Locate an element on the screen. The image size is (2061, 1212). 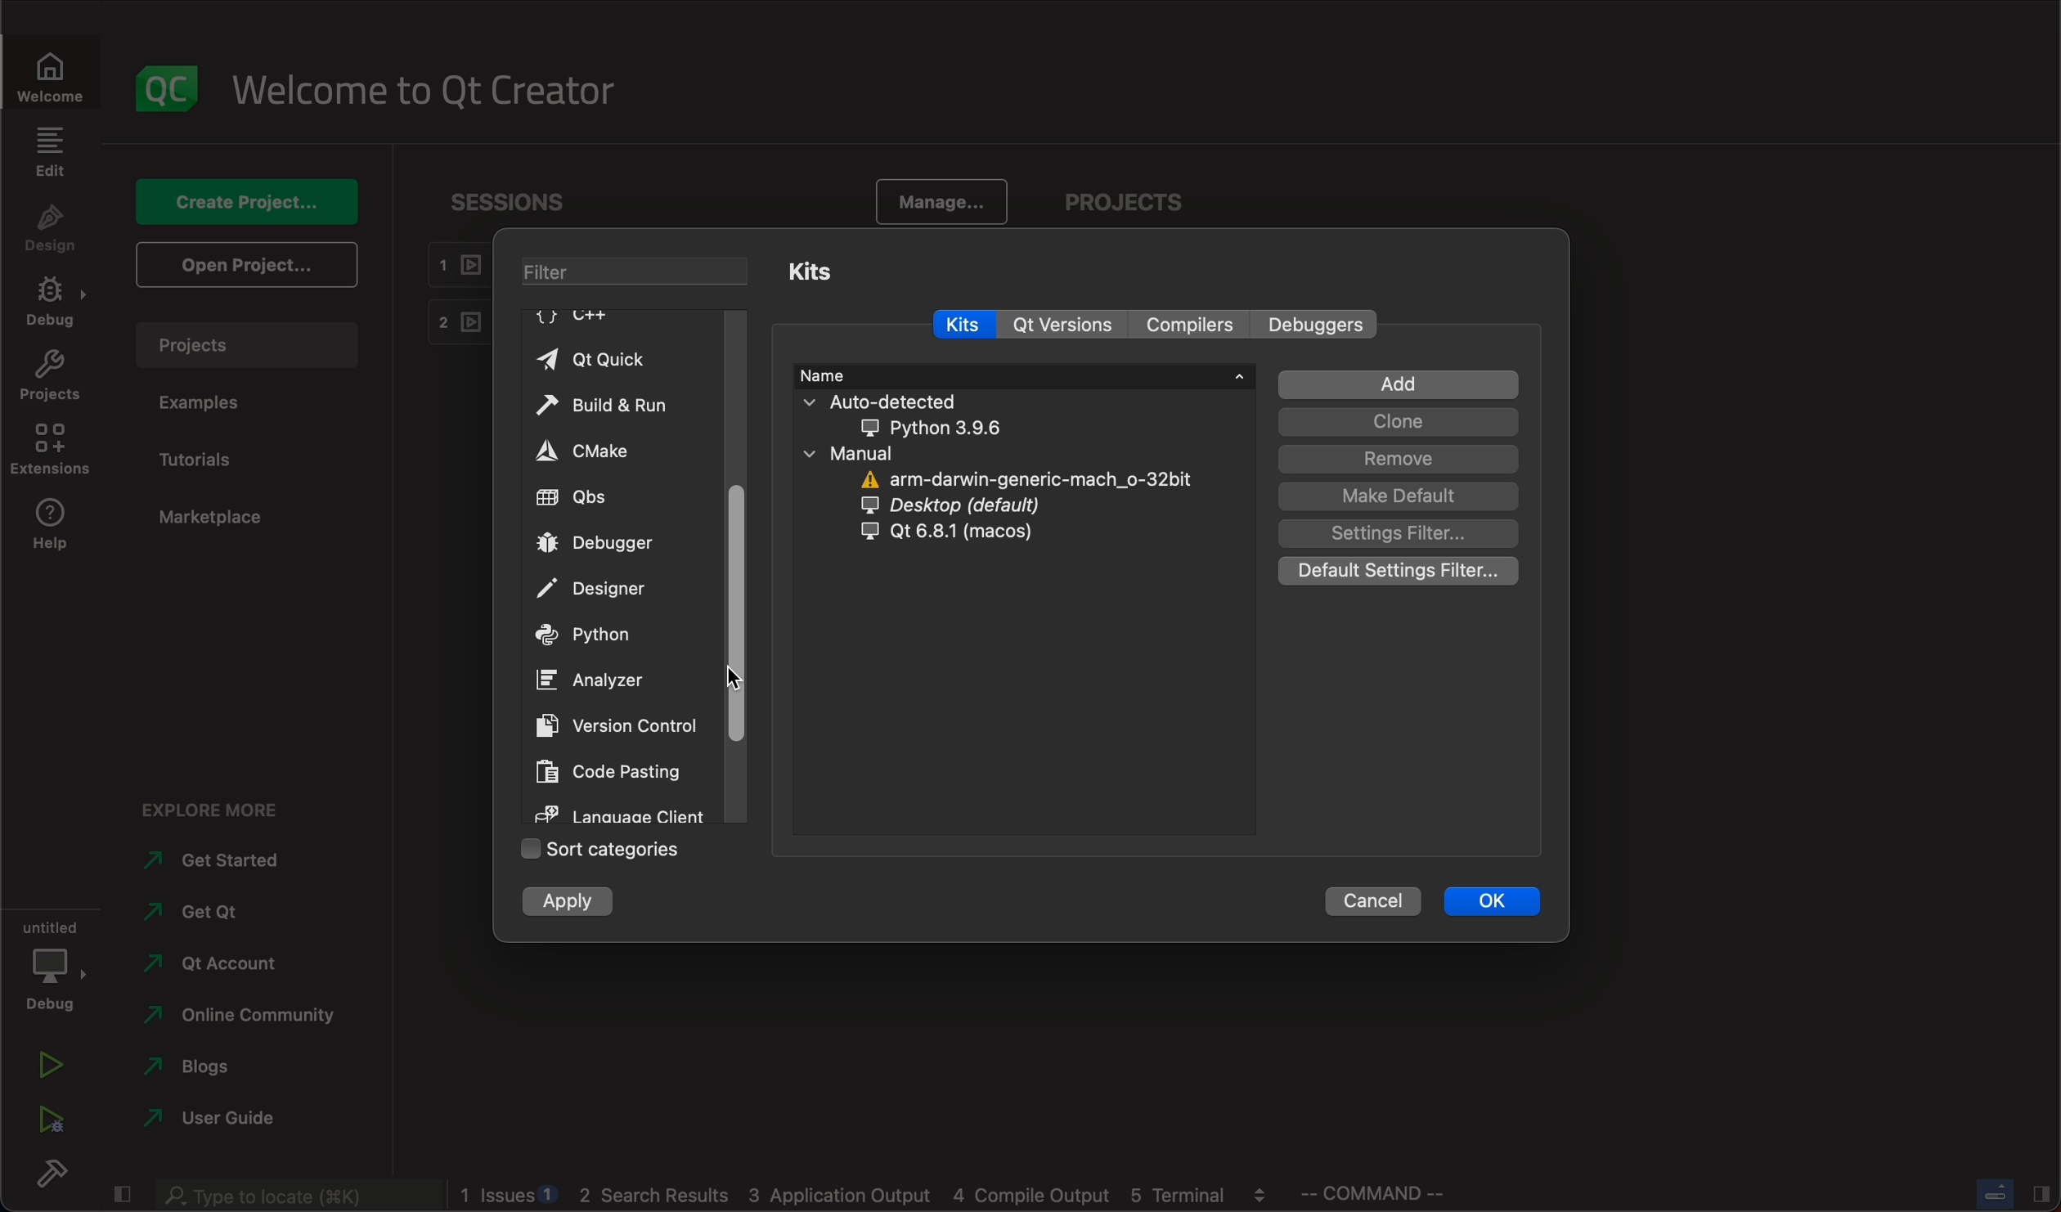
build and run is located at coordinates (613, 402).